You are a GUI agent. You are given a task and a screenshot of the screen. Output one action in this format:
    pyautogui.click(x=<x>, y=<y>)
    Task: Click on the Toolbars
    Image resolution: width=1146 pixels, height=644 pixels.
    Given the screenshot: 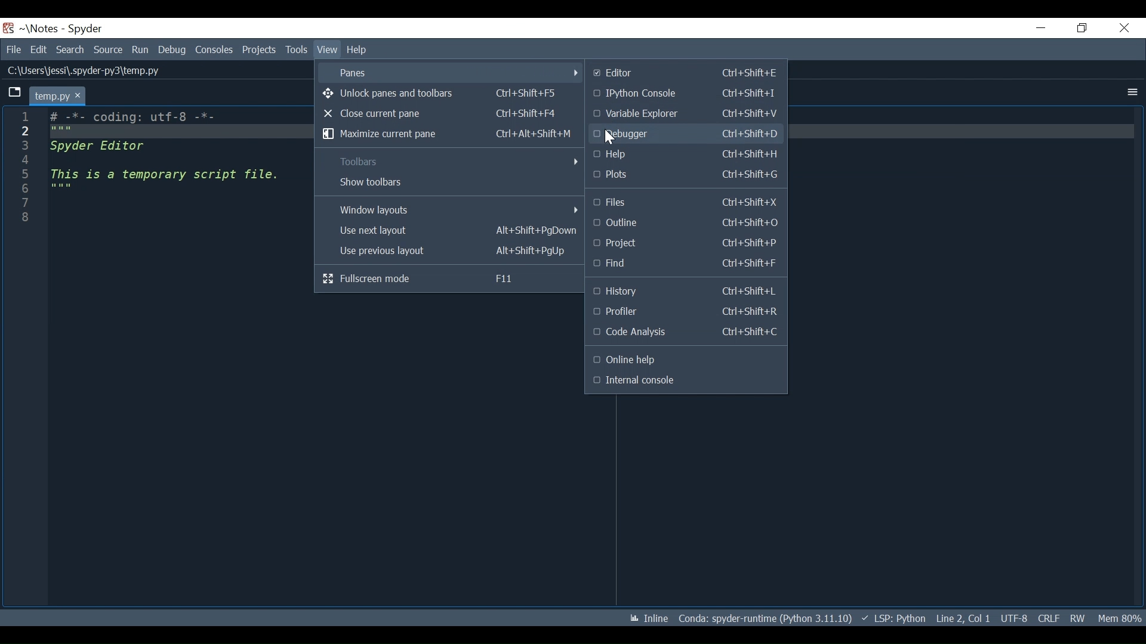 What is the action you would take?
    pyautogui.click(x=452, y=161)
    